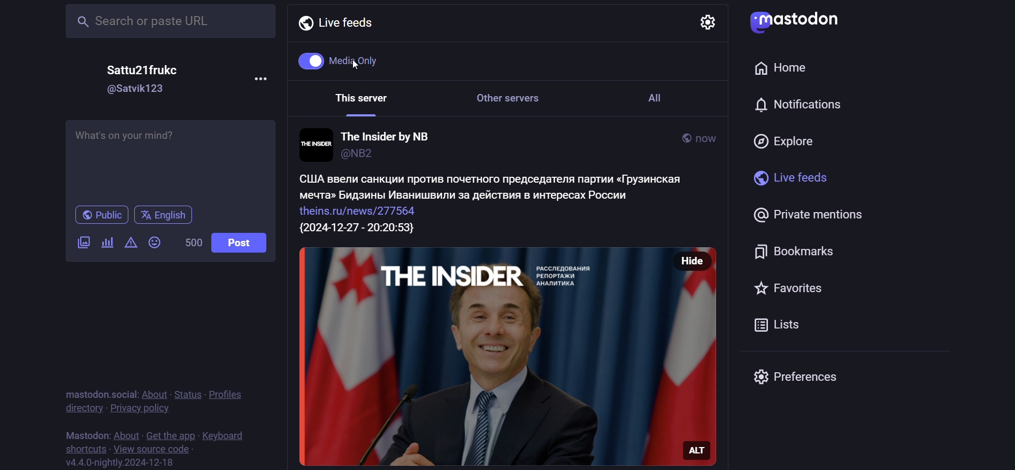 This screenshot has width=1015, height=470. What do you see at coordinates (785, 177) in the screenshot?
I see `live feed` at bounding box center [785, 177].